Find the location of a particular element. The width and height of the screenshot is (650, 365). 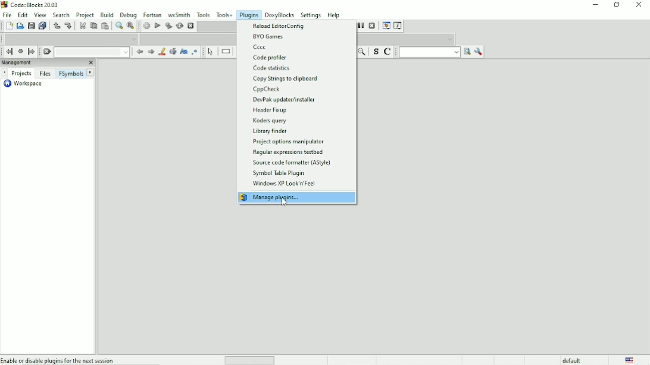

Header fixup is located at coordinates (270, 110).